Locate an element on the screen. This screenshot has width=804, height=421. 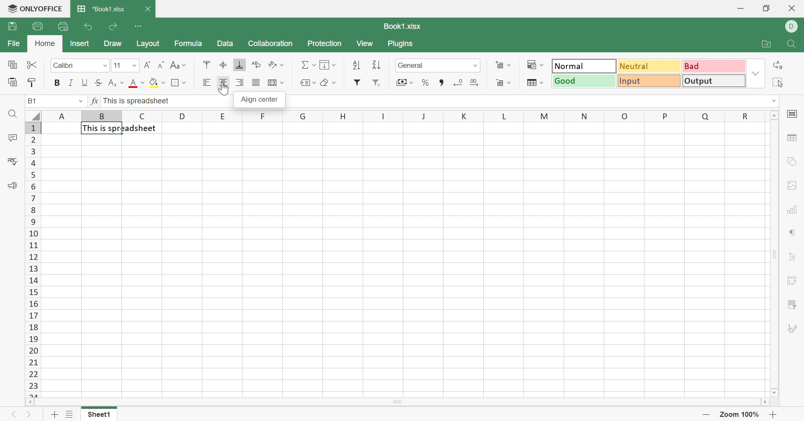
Ascending order is located at coordinates (357, 65).